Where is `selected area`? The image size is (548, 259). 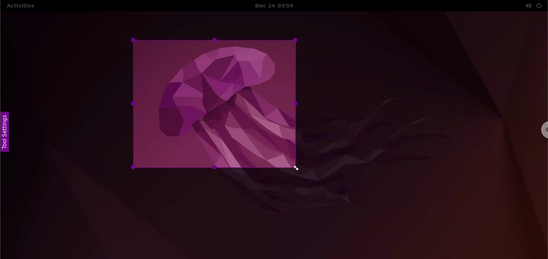
selected area is located at coordinates (215, 104).